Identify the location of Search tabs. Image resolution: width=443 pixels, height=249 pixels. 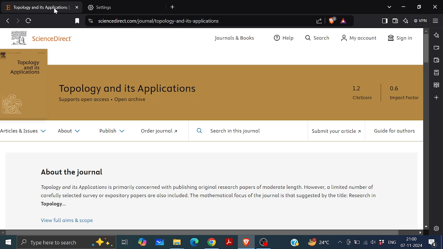
(173, 7).